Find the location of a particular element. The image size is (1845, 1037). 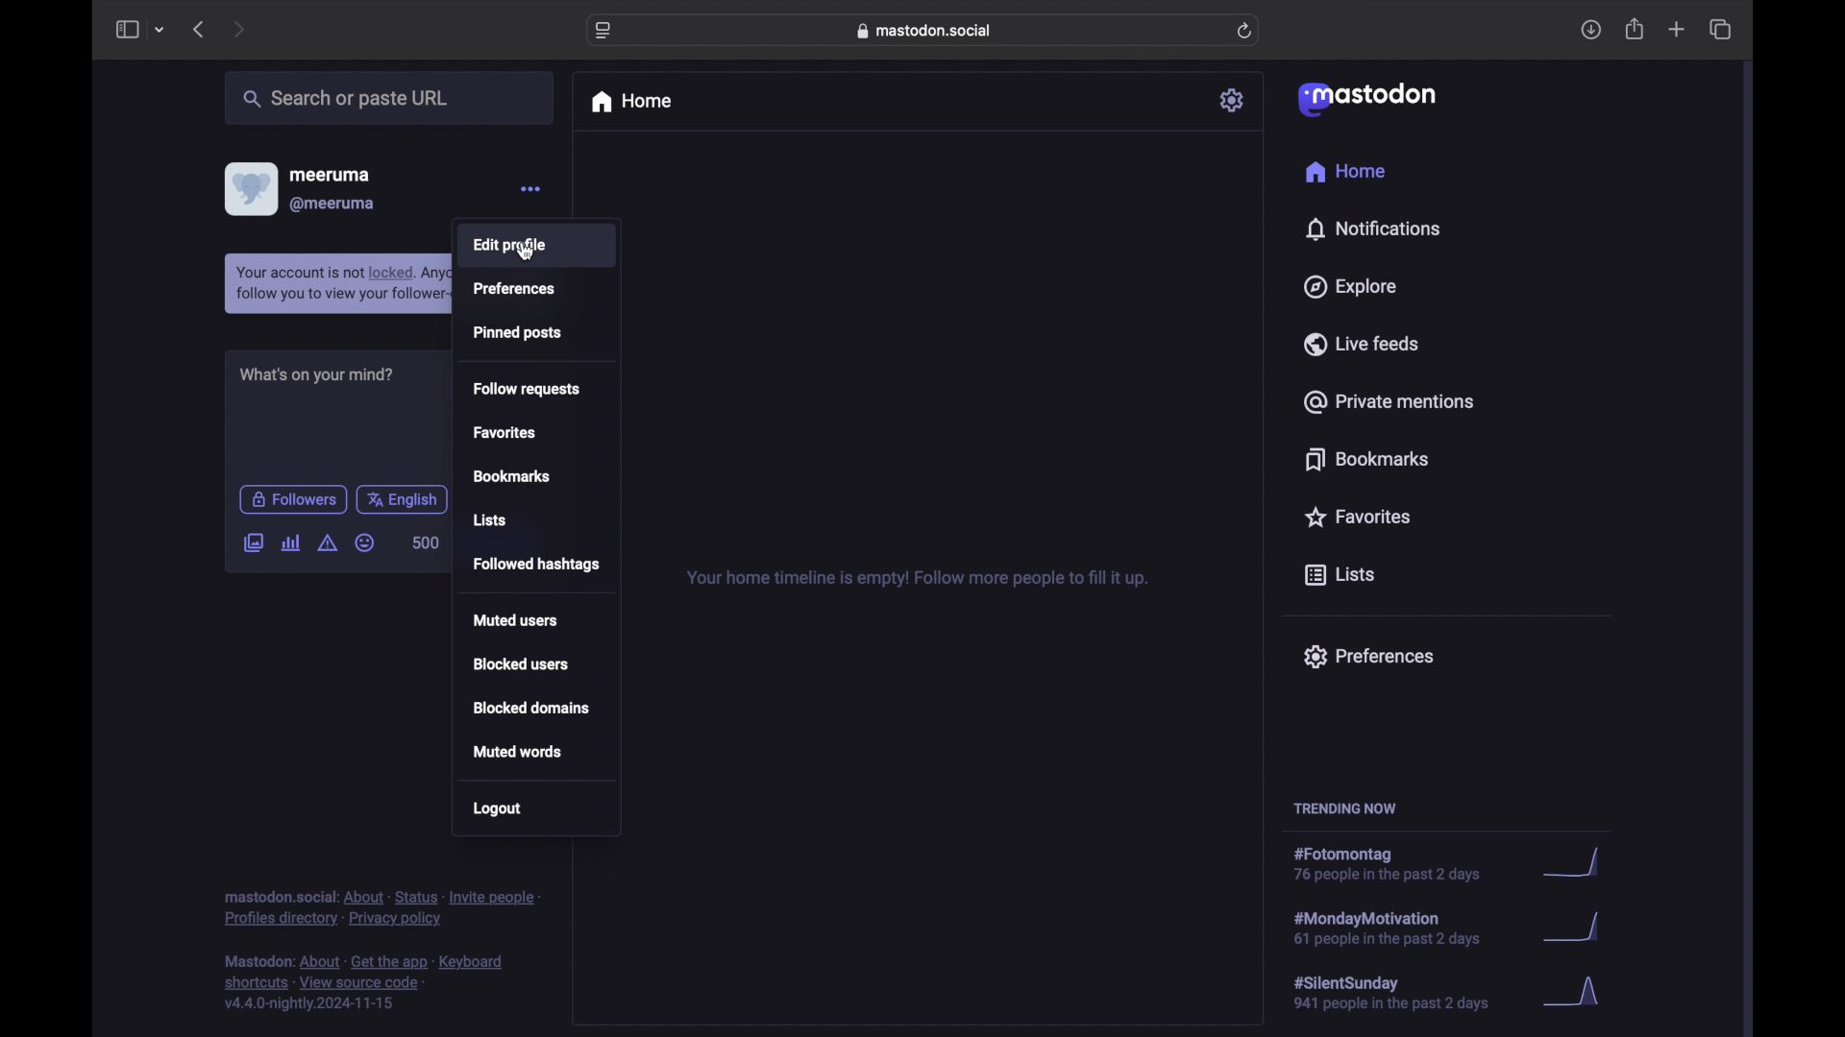

settings is located at coordinates (1233, 100).